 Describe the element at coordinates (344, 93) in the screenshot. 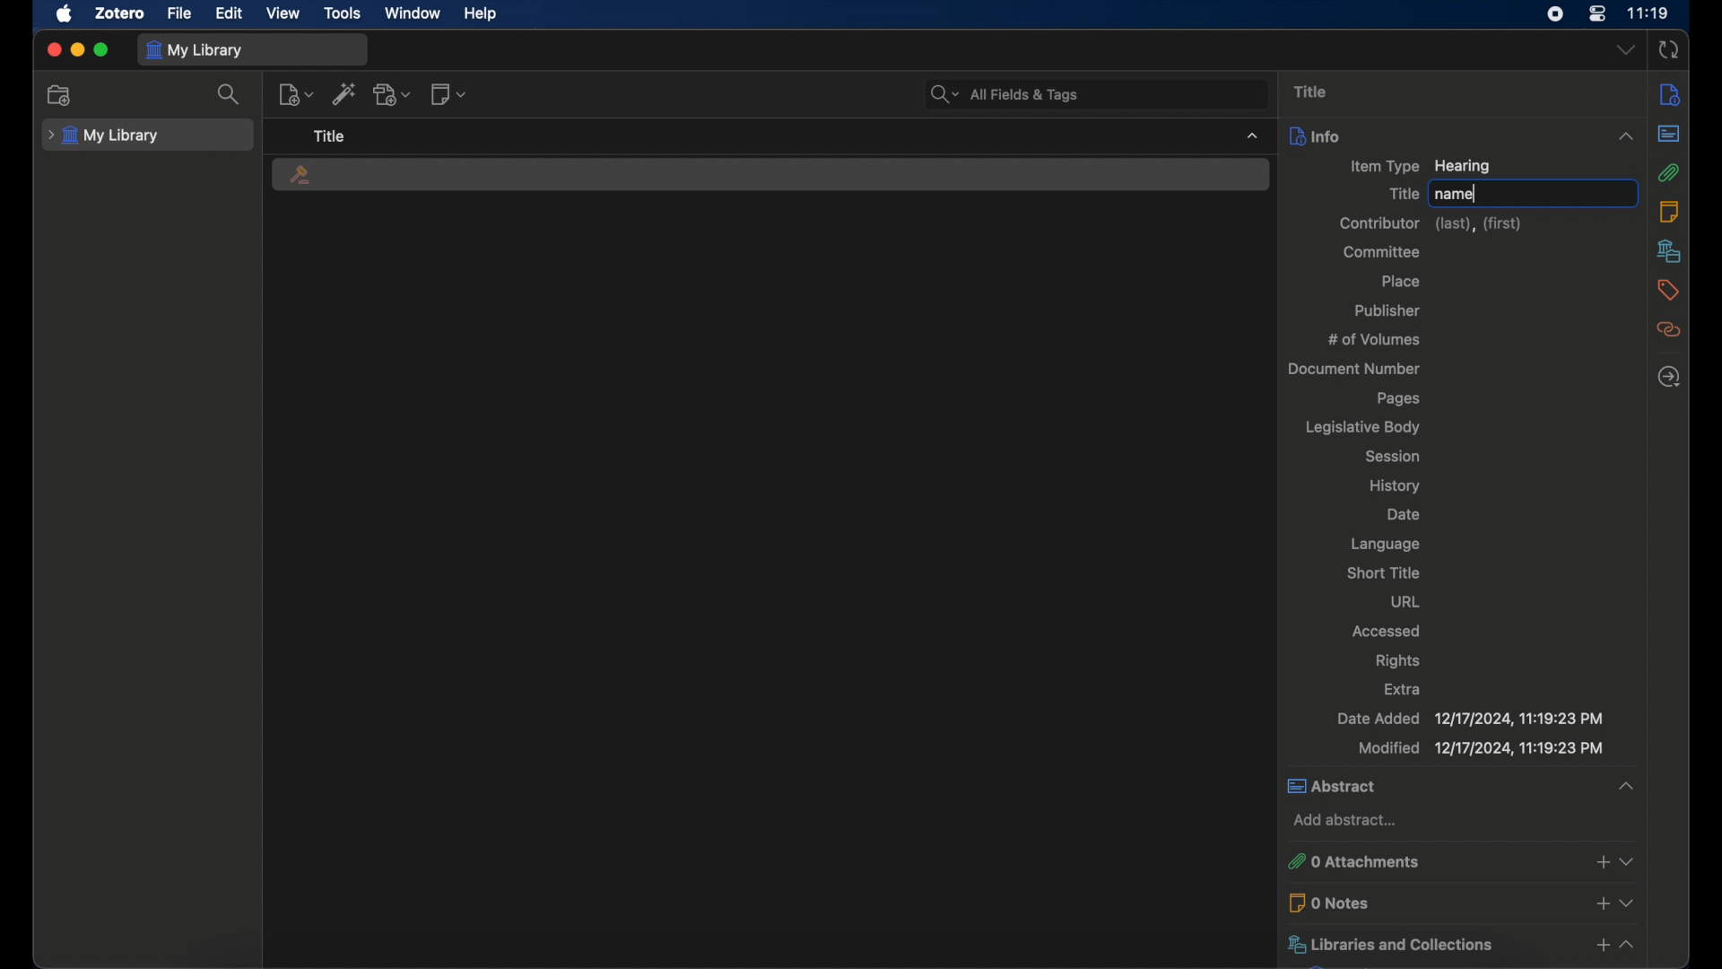

I see `add item by identifier` at that location.